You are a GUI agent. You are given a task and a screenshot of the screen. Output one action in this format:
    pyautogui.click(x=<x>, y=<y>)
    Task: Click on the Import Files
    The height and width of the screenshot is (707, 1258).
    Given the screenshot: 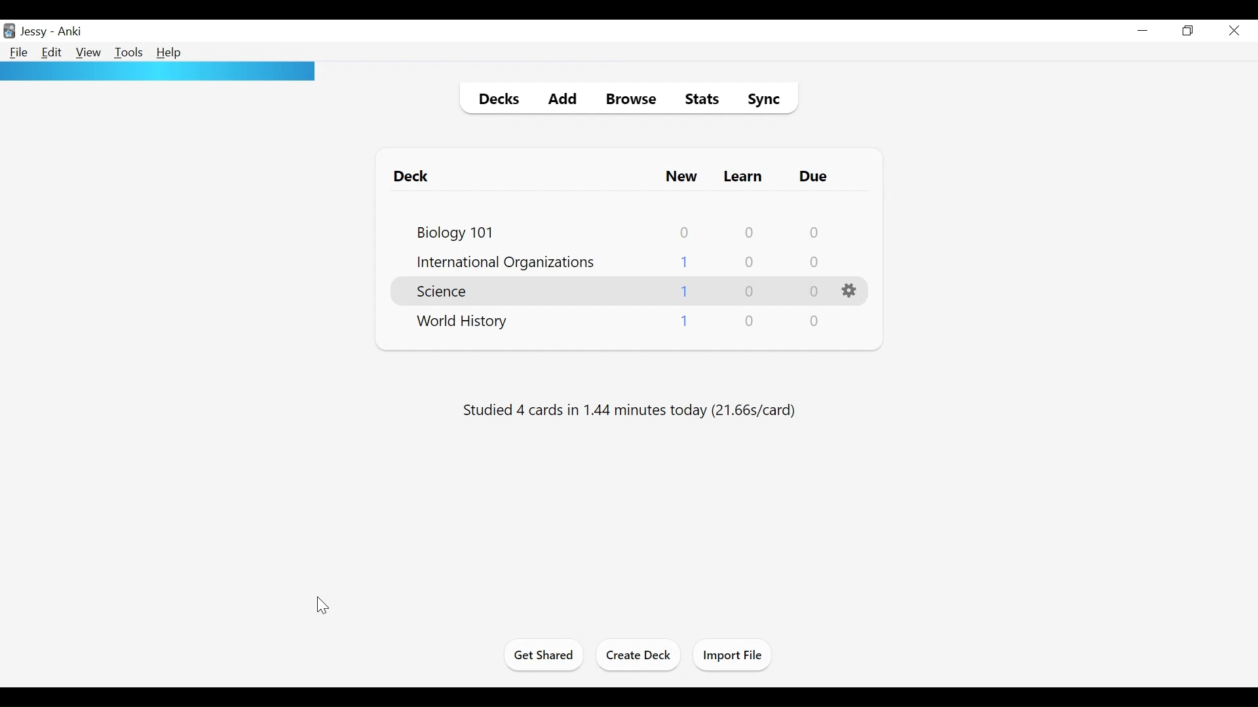 What is the action you would take?
    pyautogui.click(x=730, y=657)
    